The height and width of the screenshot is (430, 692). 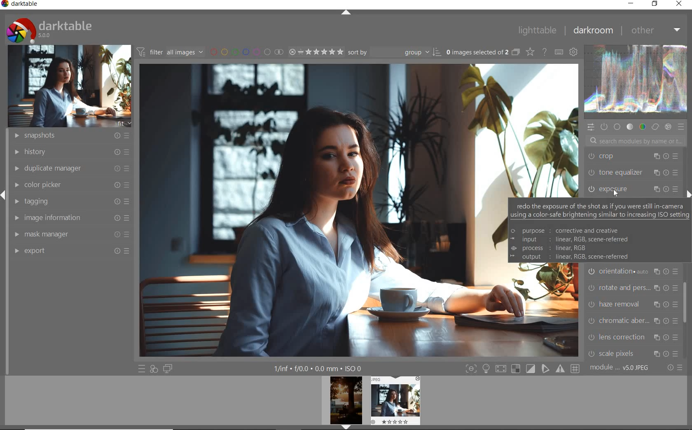 What do you see at coordinates (632, 172) in the screenshot?
I see `TONE EQUALIZER` at bounding box center [632, 172].